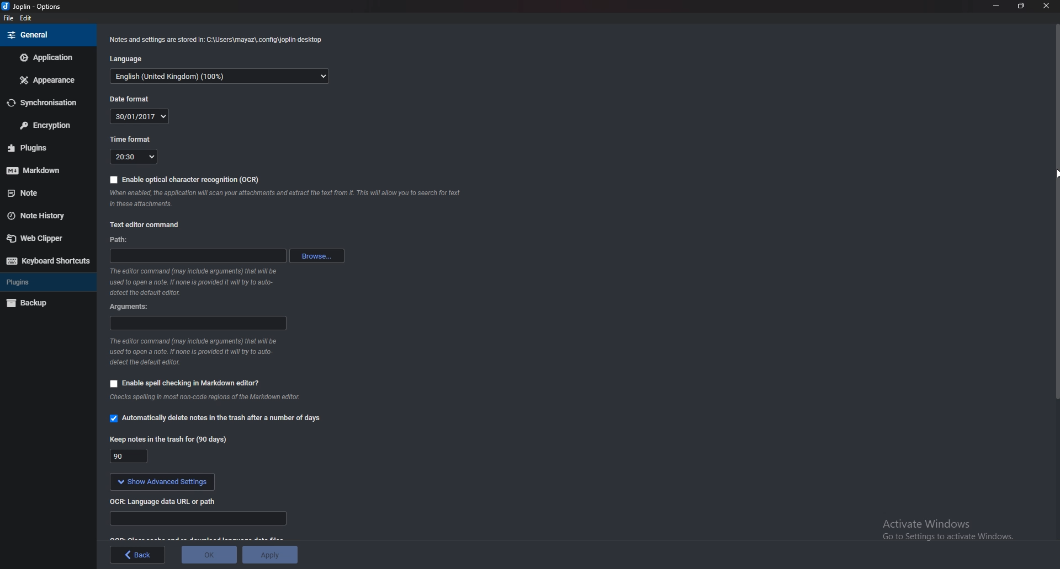 This screenshot has height=569, width=1060. I want to click on Note history, so click(41, 217).